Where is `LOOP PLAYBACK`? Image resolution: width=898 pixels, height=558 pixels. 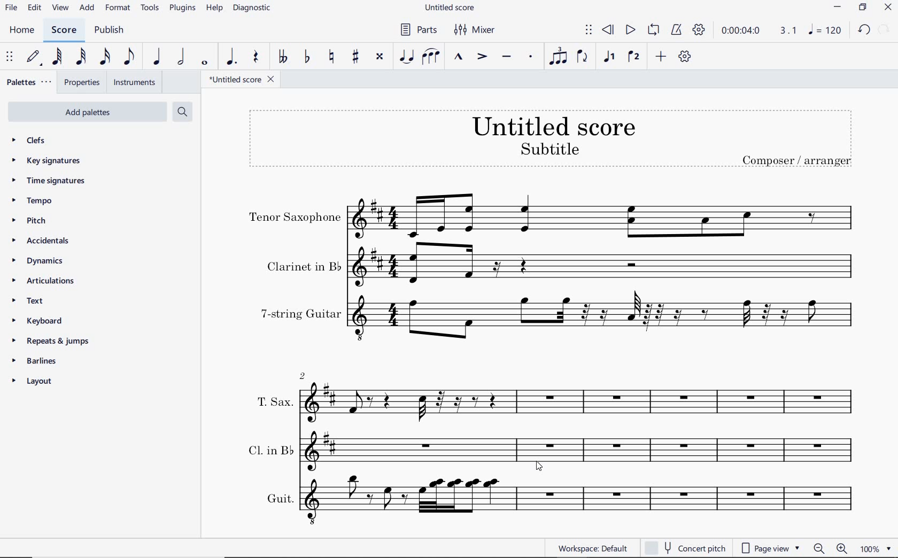 LOOP PLAYBACK is located at coordinates (653, 31).